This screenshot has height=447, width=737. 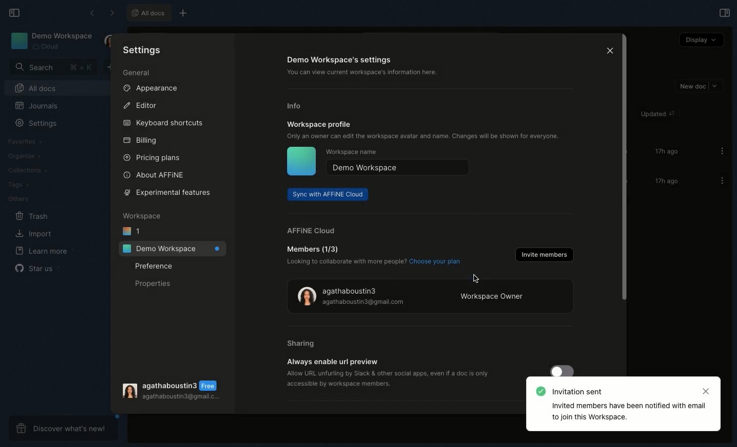 I want to click on Others, so click(x=17, y=198).